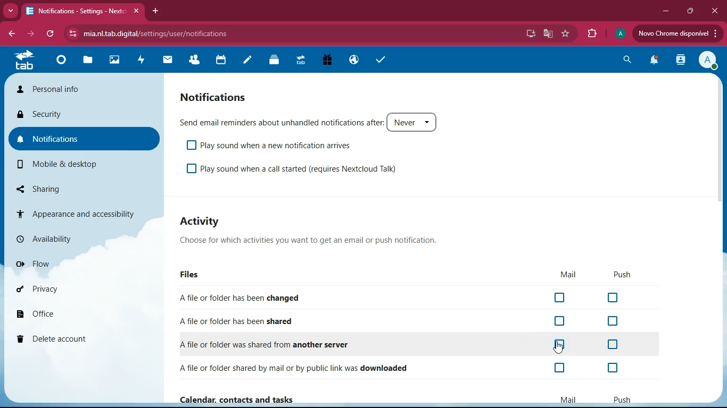 This screenshot has width=727, height=408. What do you see at coordinates (193, 275) in the screenshot?
I see `files` at bounding box center [193, 275].